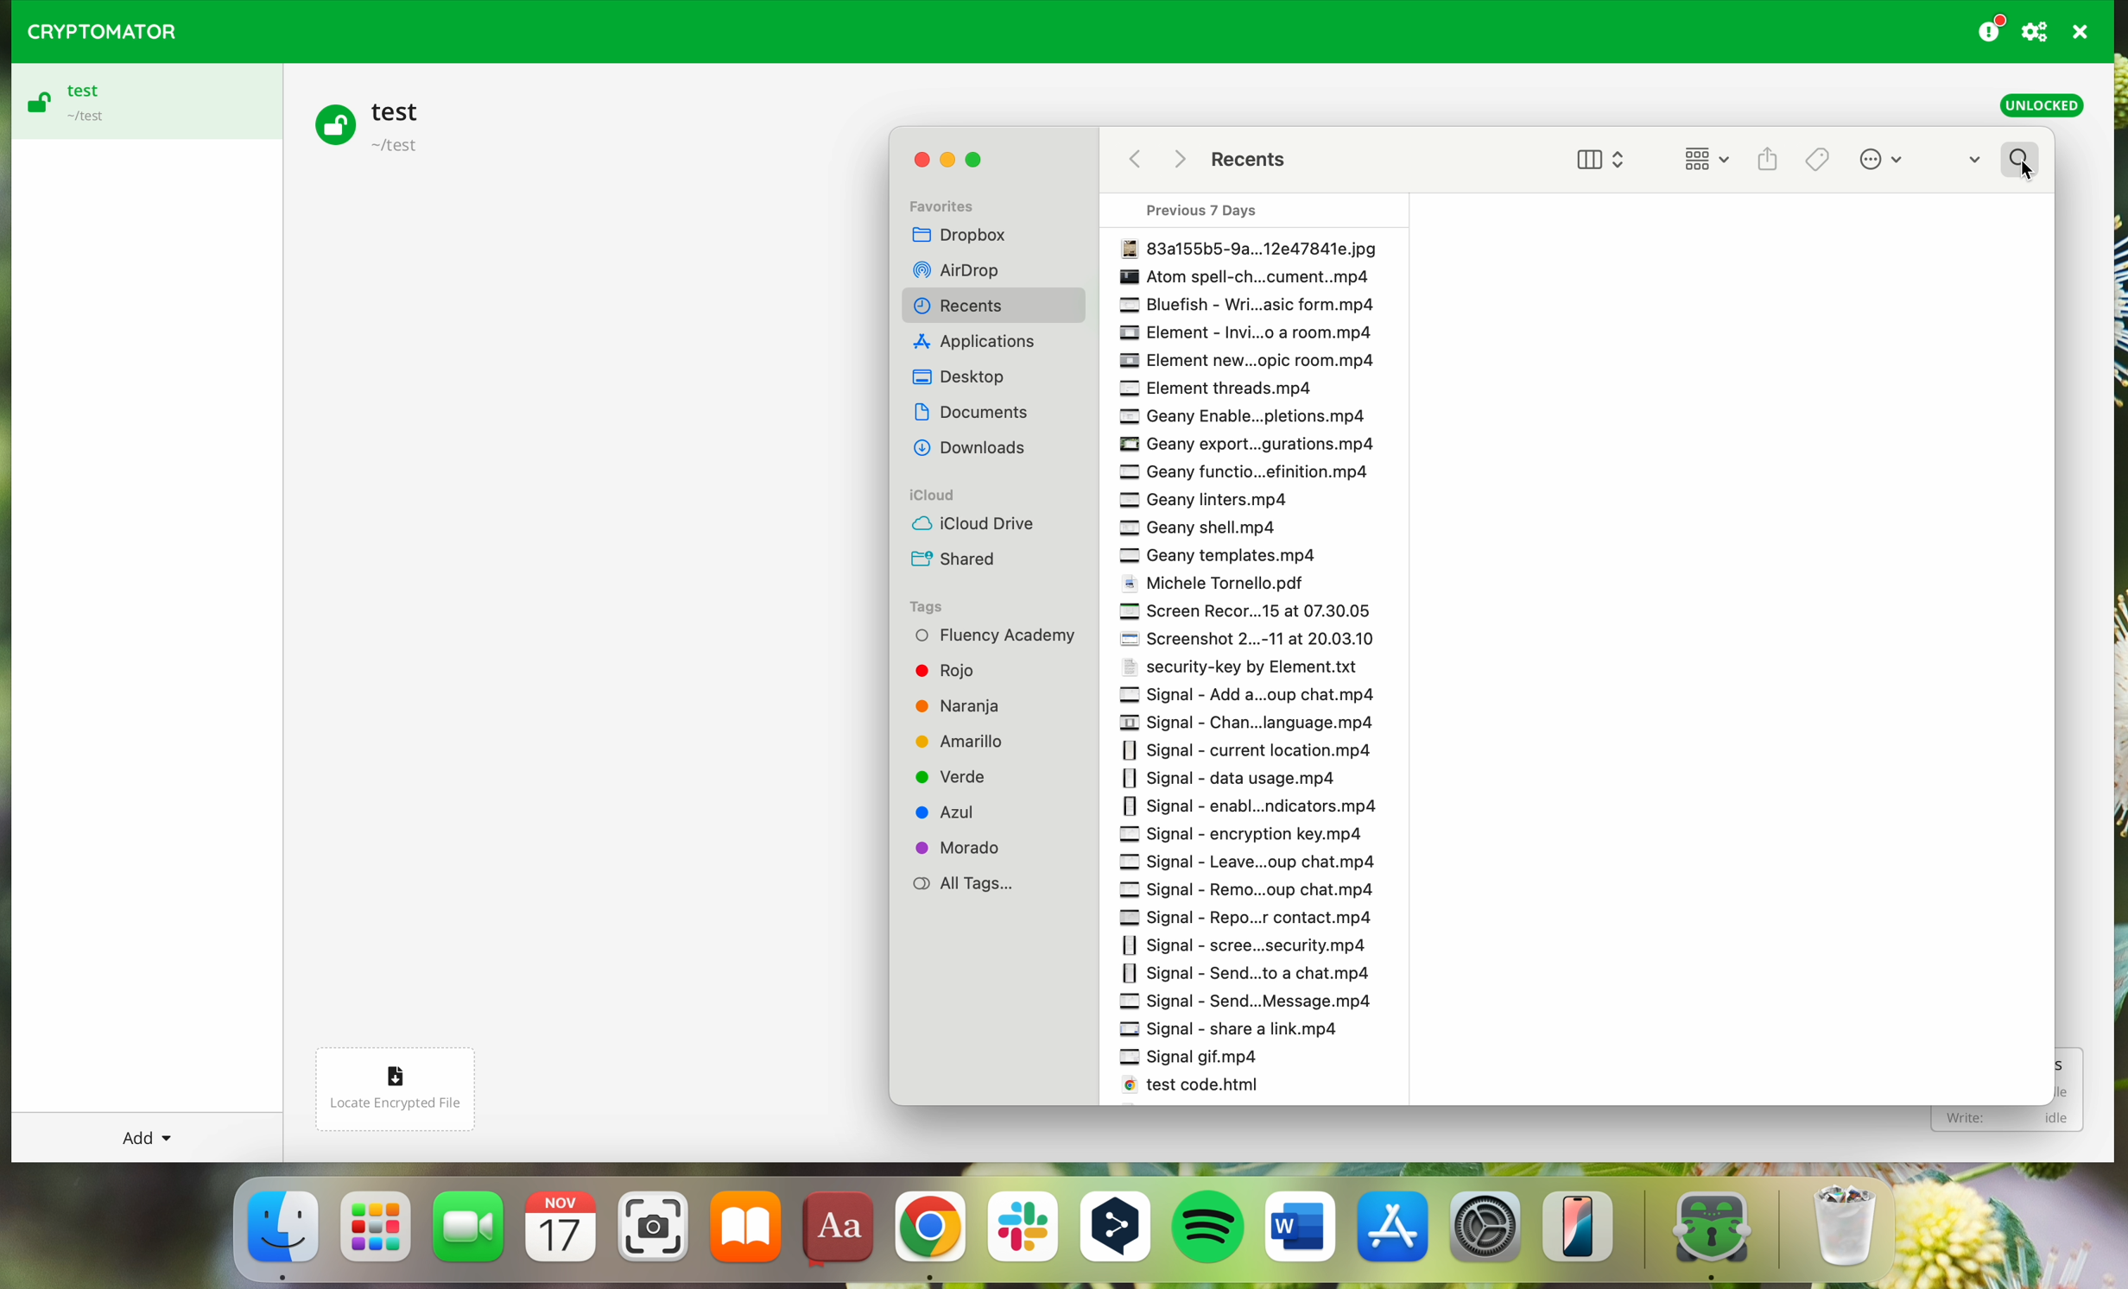 Image resolution: width=2128 pixels, height=1289 pixels. What do you see at coordinates (1248, 246) in the screenshot?
I see `File` at bounding box center [1248, 246].